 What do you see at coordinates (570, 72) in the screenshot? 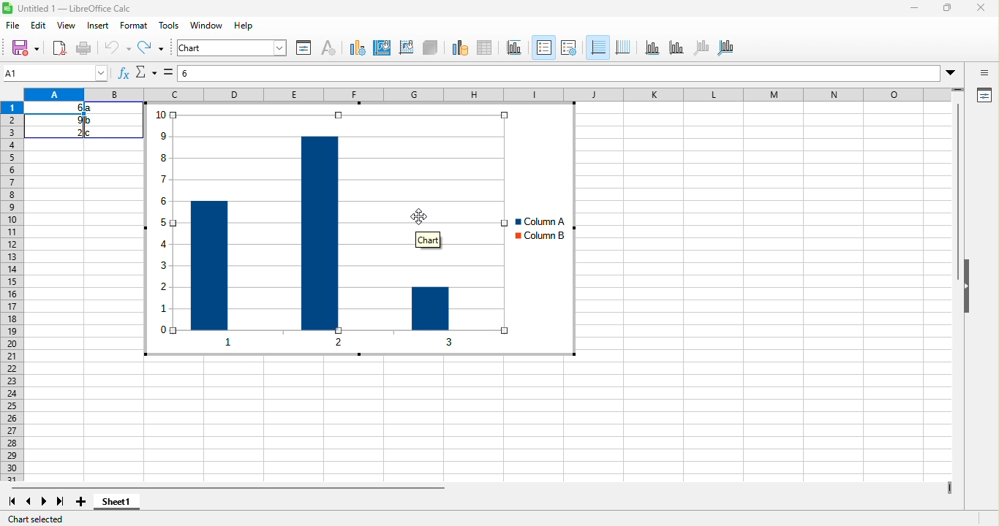
I see `formula bar` at bounding box center [570, 72].